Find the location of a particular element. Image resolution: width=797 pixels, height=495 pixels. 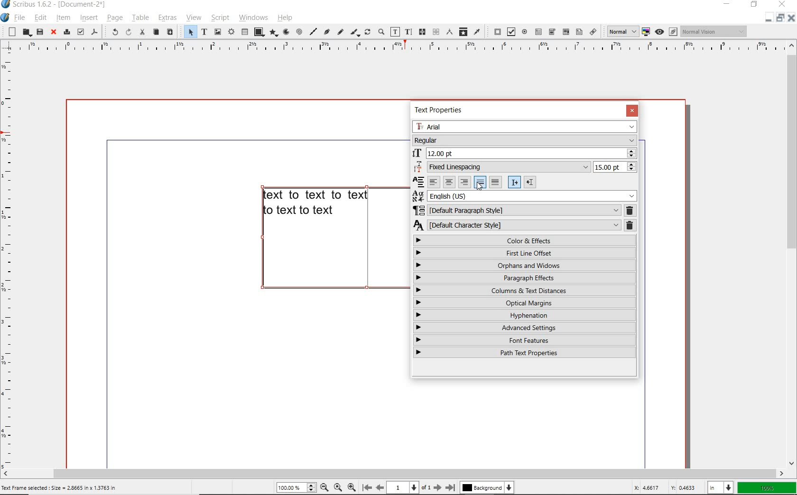

zoom level is located at coordinates (297, 487).